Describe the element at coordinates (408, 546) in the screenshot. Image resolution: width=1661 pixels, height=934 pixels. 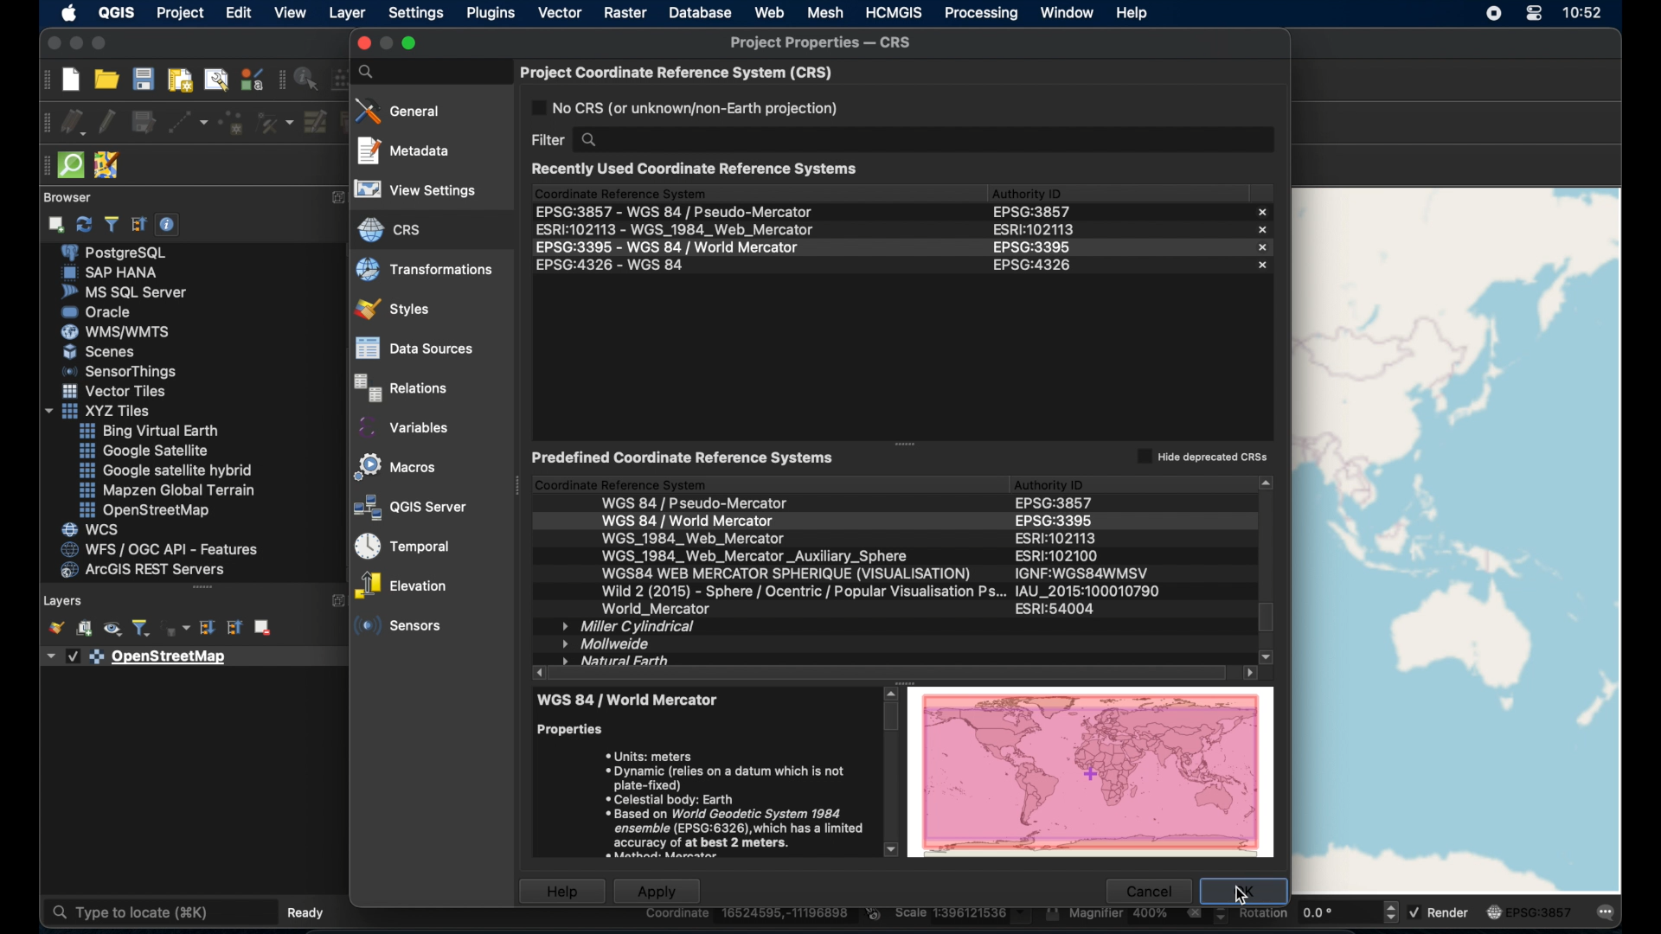
I see `temporal` at that location.